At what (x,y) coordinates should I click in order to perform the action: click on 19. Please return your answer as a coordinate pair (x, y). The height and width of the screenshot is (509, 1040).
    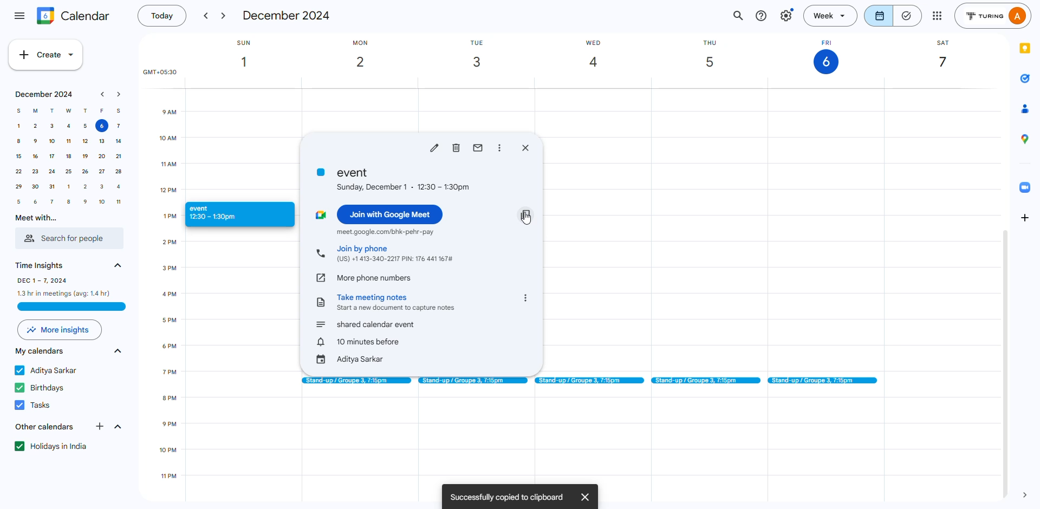
    Looking at the image, I should click on (84, 156).